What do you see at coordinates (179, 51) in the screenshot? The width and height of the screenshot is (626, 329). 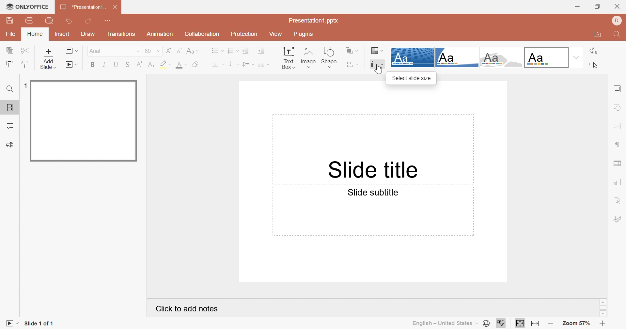 I see `Decrement font size` at bounding box center [179, 51].